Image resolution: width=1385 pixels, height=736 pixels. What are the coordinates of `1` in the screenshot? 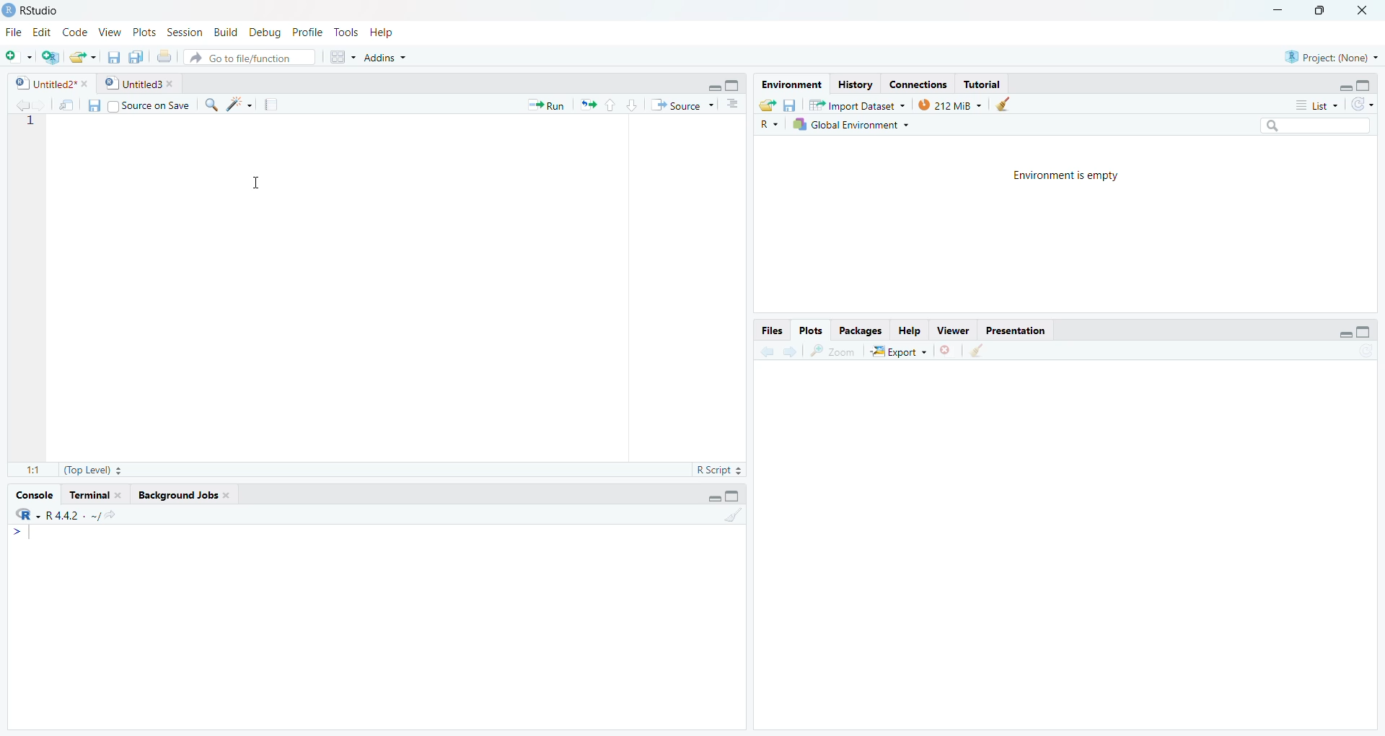 It's located at (34, 123).